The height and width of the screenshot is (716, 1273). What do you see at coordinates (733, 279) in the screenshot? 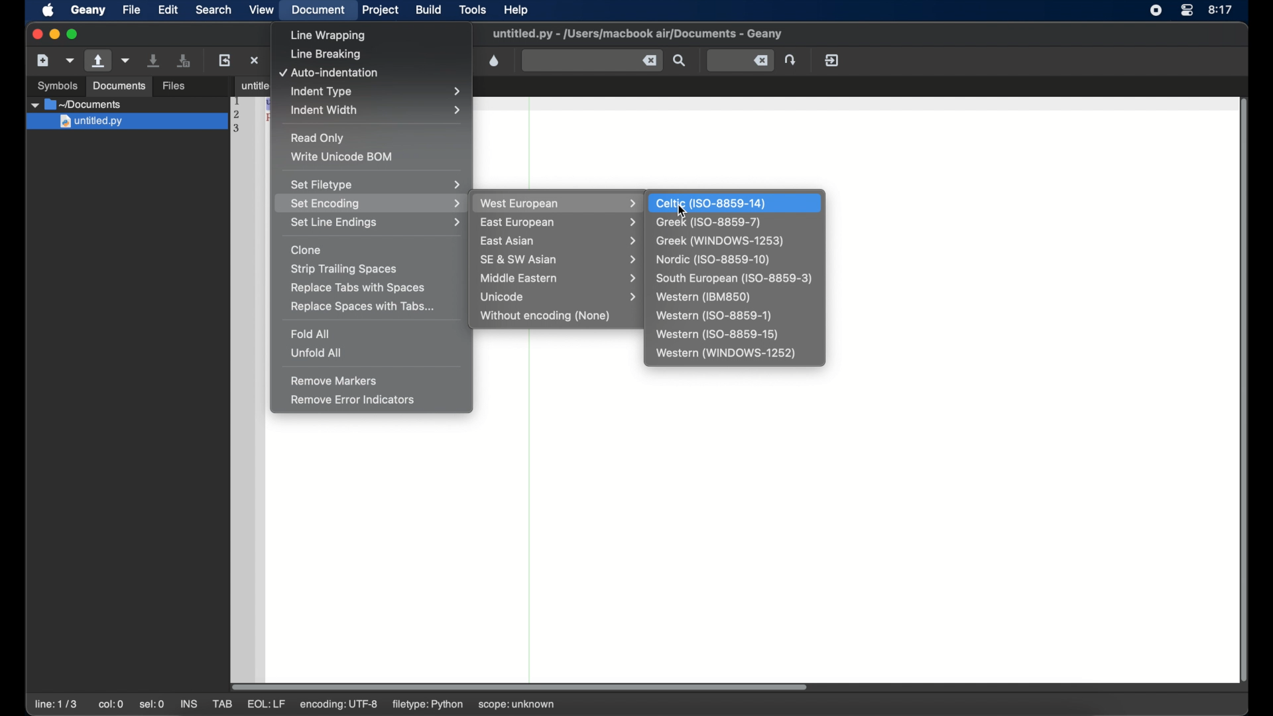
I see `south european` at bounding box center [733, 279].